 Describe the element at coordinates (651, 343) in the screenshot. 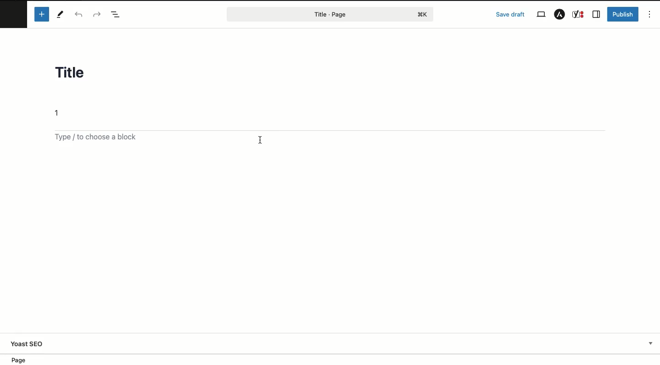

I see `Drop-down ` at that location.